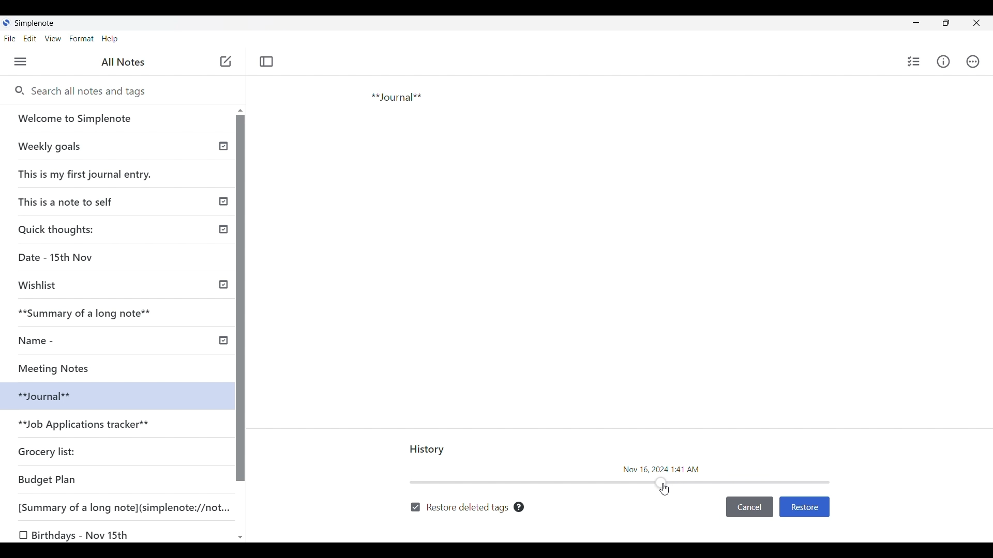 The height and width of the screenshot is (558, 993). What do you see at coordinates (76, 535) in the screenshot?
I see `O Birthdays - Nov 15th` at bounding box center [76, 535].